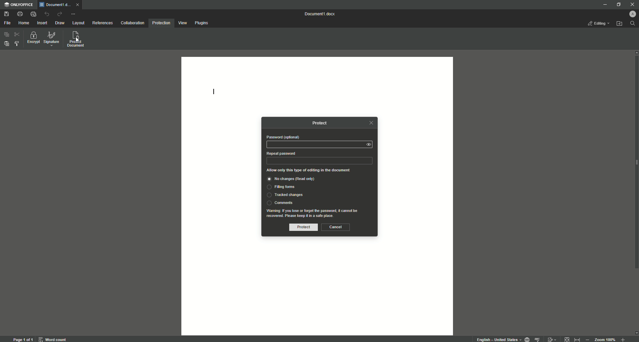 The height and width of the screenshot is (342, 639). Describe the element at coordinates (78, 41) in the screenshot. I see `cursor` at that location.